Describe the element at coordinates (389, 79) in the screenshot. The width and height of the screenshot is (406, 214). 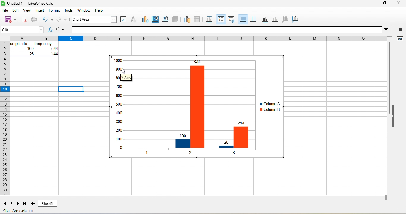
I see `vertical scroll bar` at that location.